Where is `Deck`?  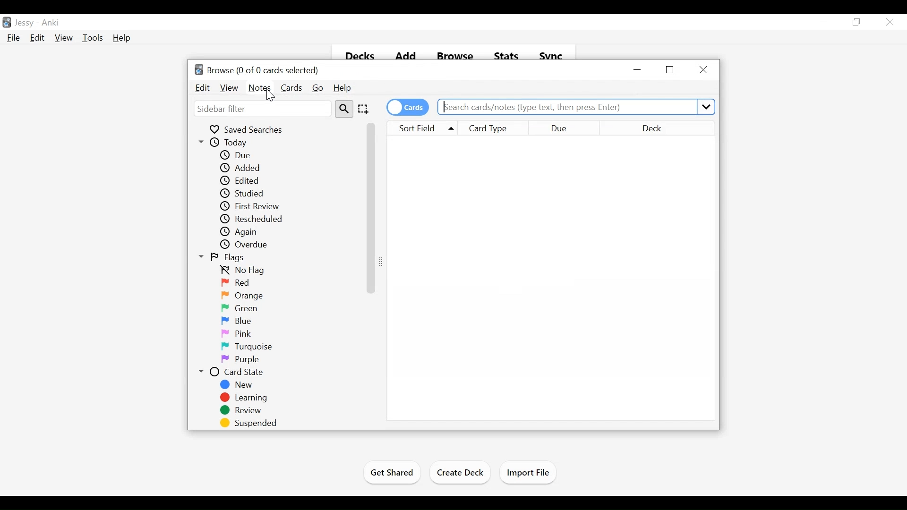 Deck is located at coordinates (657, 127).